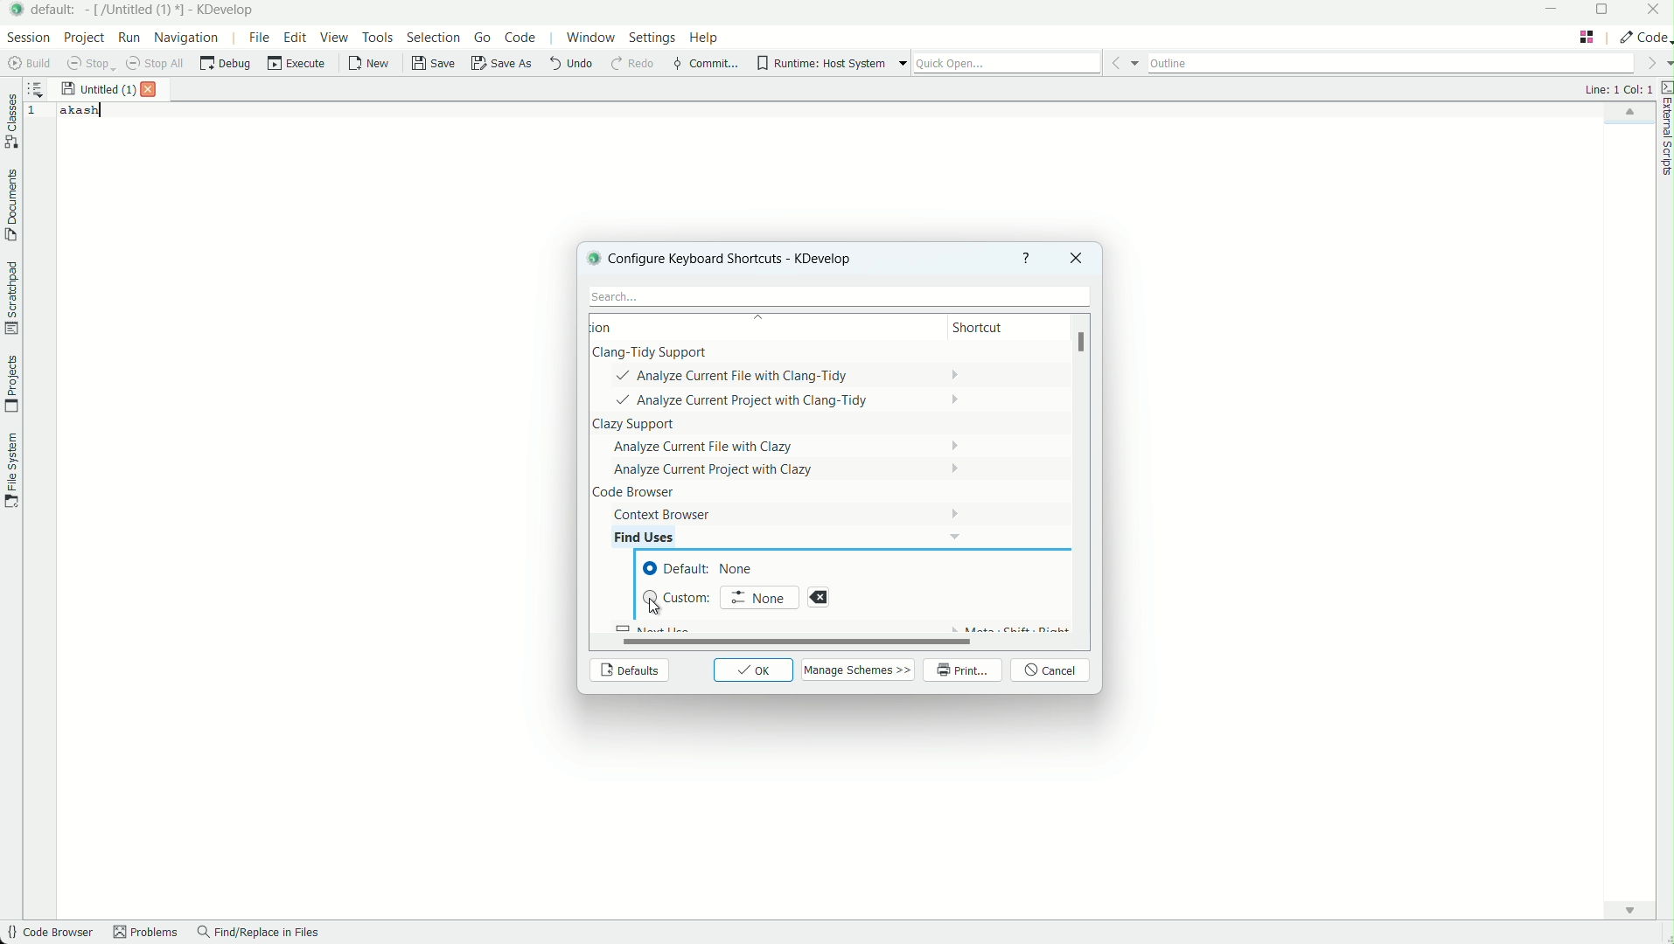 The height and width of the screenshot is (944, 1674). I want to click on default, so click(705, 569).